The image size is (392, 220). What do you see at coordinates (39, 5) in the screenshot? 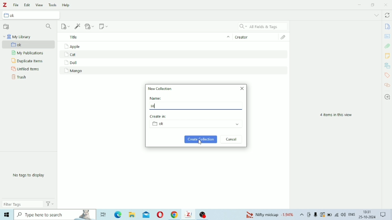
I see `View` at bounding box center [39, 5].